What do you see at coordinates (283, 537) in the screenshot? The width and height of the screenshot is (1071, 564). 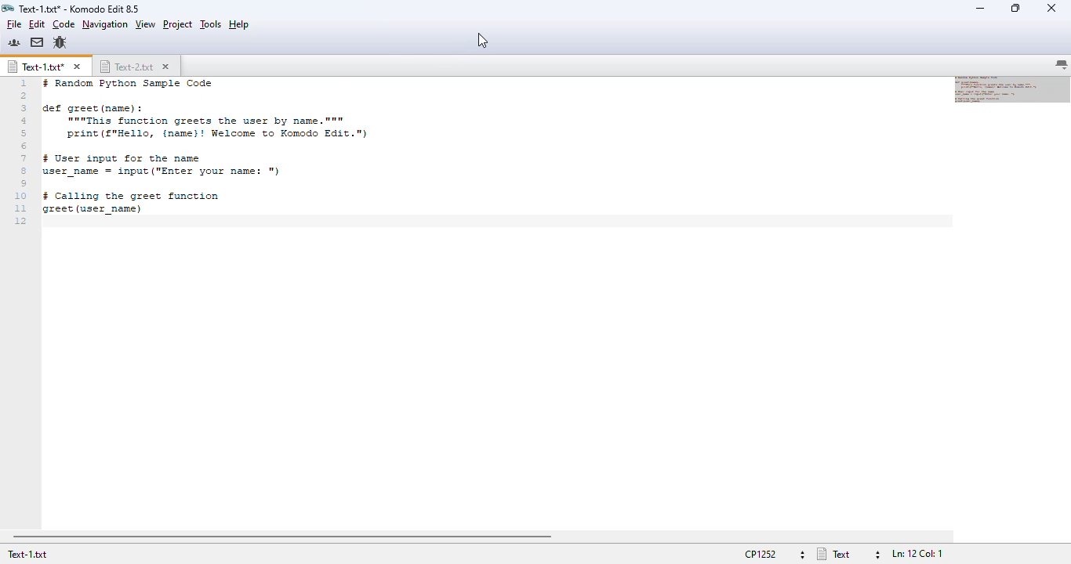 I see `horizontal scroll bar` at bounding box center [283, 537].